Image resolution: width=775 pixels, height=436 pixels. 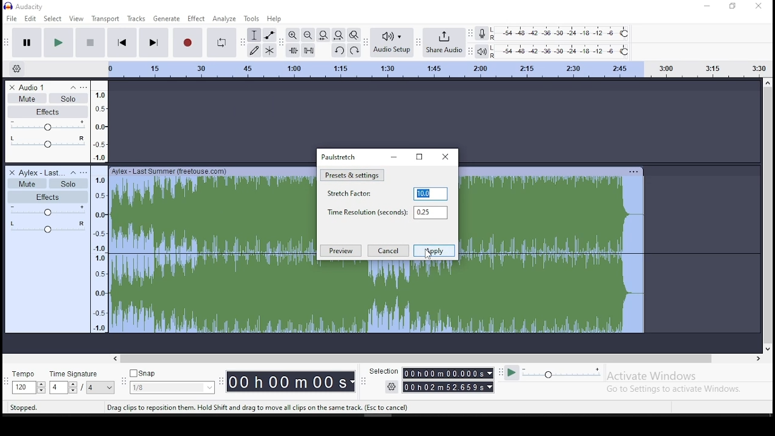 What do you see at coordinates (392, 42) in the screenshot?
I see `audio setup` at bounding box center [392, 42].